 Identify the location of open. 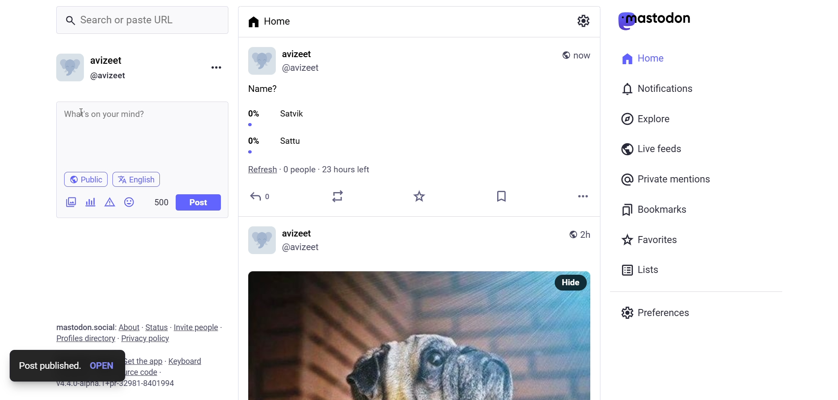
(101, 364).